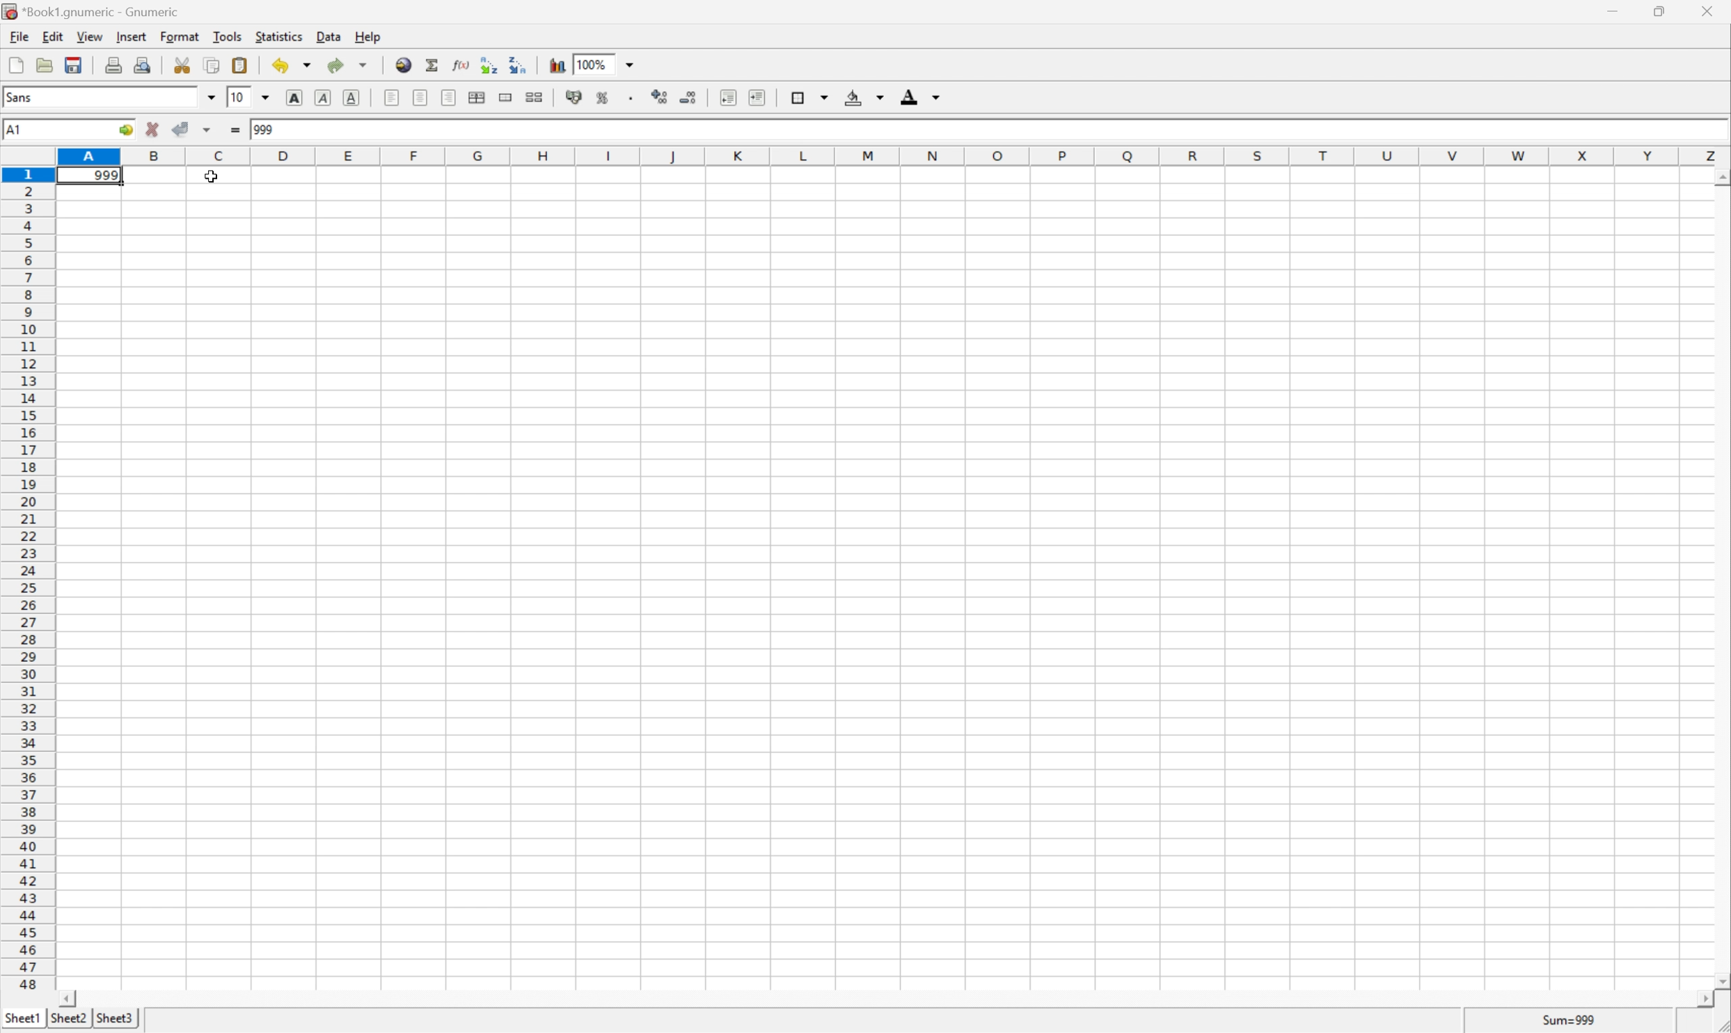 Image resolution: width=1731 pixels, height=1033 pixels. I want to click on row numbers, so click(28, 581).